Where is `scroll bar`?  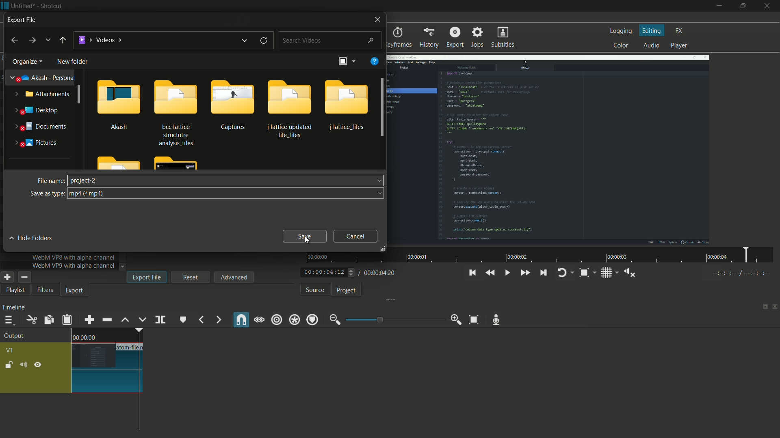 scroll bar is located at coordinates (379, 107).